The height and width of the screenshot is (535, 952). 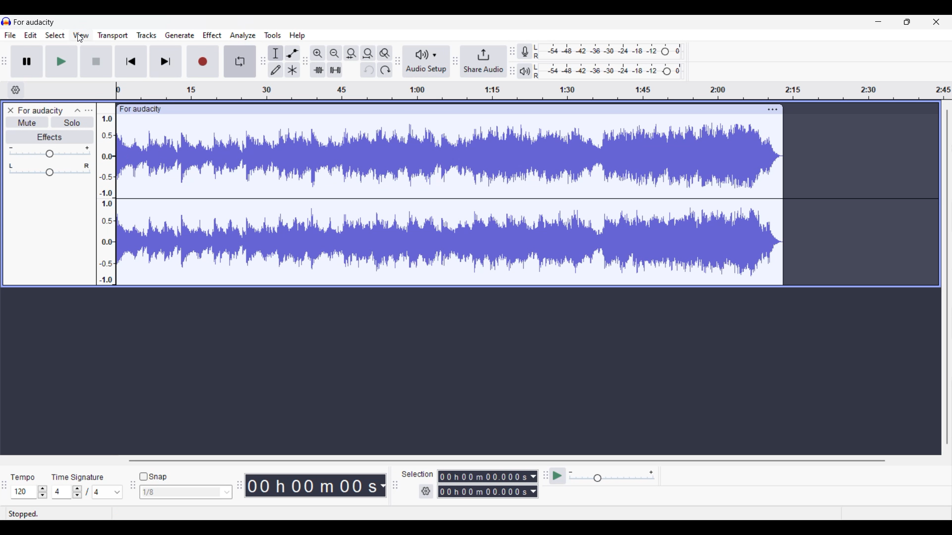 What do you see at coordinates (879, 22) in the screenshot?
I see `Minimize` at bounding box center [879, 22].